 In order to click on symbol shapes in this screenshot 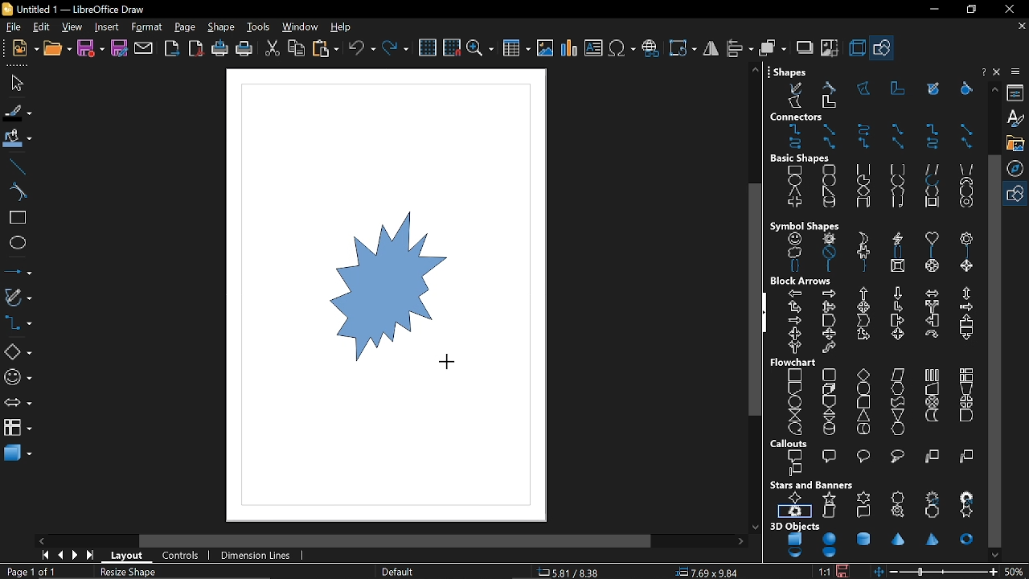, I will do `click(16, 380)`.